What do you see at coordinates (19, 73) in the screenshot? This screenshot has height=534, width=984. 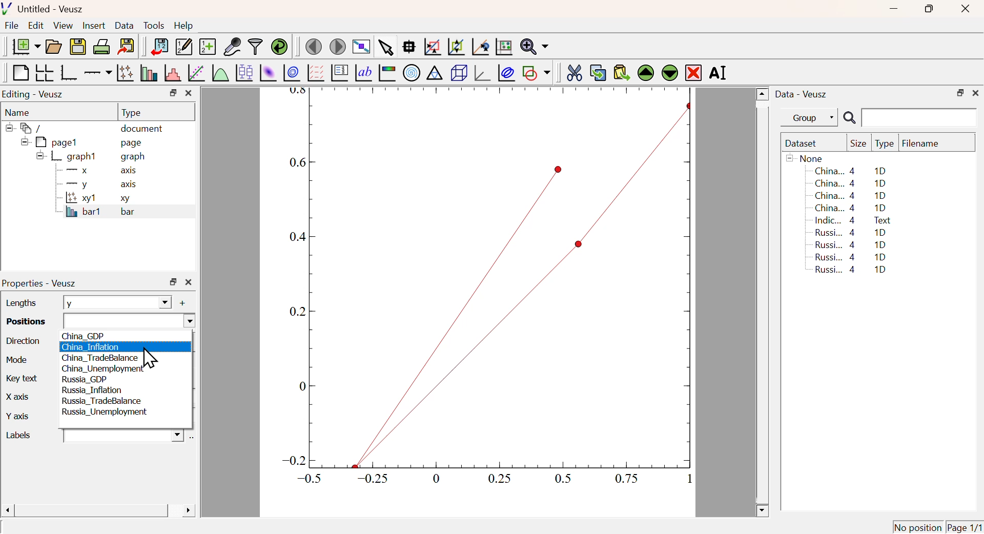 I see `Blank Page` at bounding box center [19, 73].